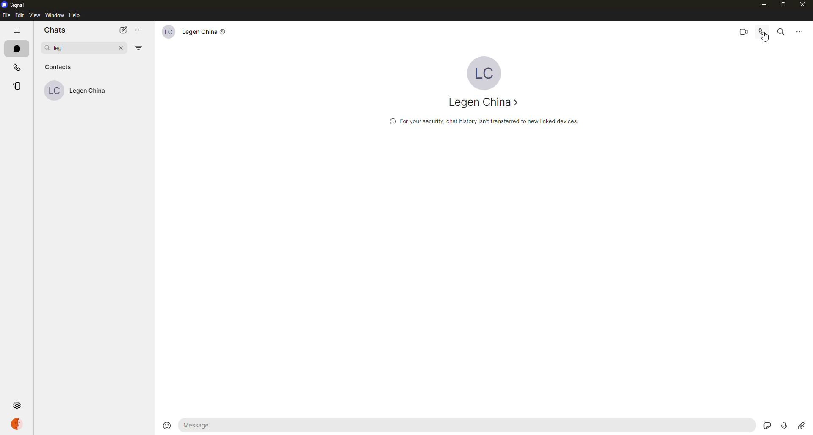 The width and height of the screenshot is (813, 435). Describe the element at coordinates (766, 39) in the screenshot. I see `cursor` at that location.